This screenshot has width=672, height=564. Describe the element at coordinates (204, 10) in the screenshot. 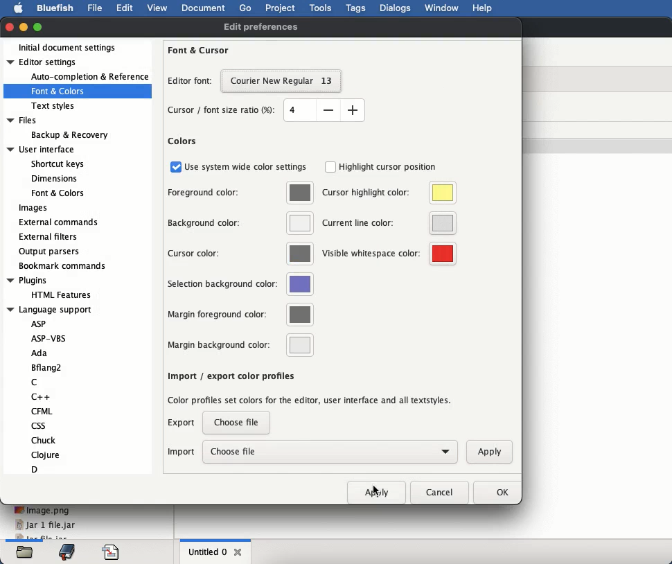

I see `document` at that location.